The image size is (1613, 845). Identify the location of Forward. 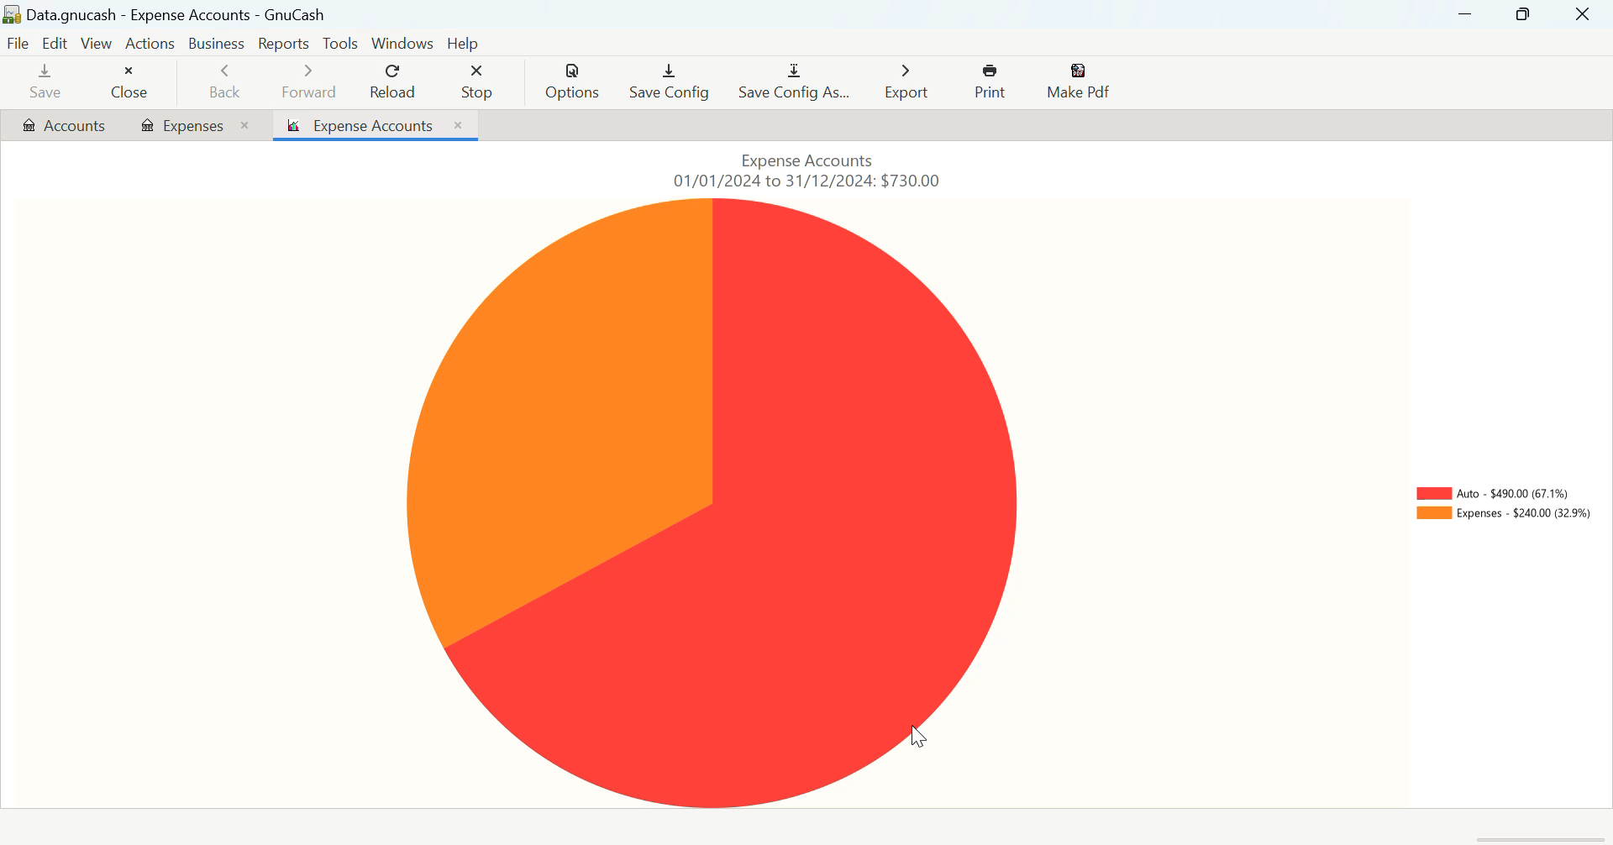
(311, 85).